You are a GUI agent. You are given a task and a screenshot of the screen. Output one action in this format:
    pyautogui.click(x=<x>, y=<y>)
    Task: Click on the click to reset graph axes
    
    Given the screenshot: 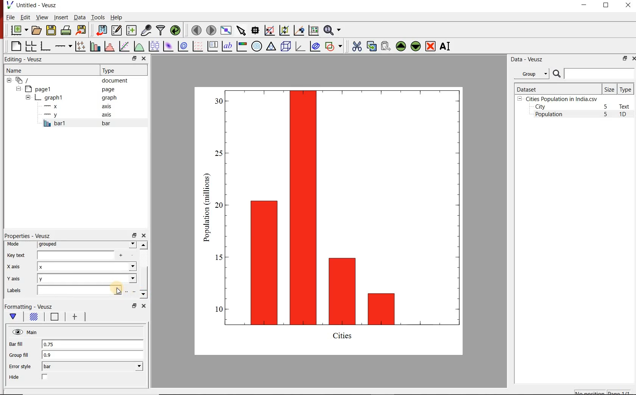 What is the action you would take?
    pyautogui.click(x=313, y=30)
    